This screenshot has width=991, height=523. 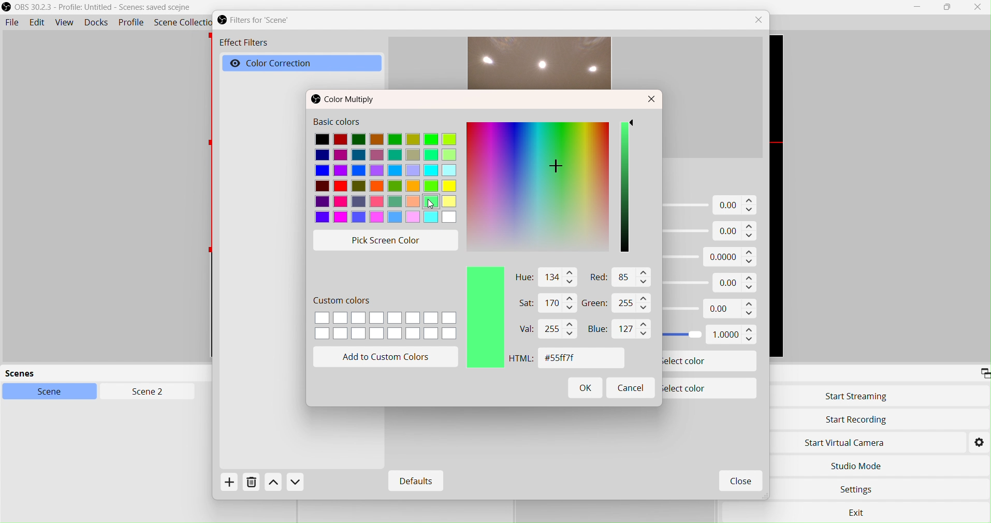 What do you see at coordinates (545, 329) in the screenshot?
I see `val: 255` at bounding box center [545, 329].